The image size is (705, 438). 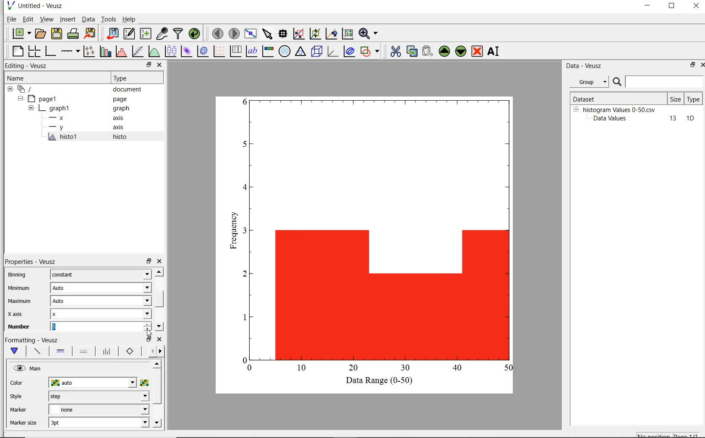 What do you see at coordinates (18, 411) in the screenshot?
I see `Marker` at bounding box center [18, 411].